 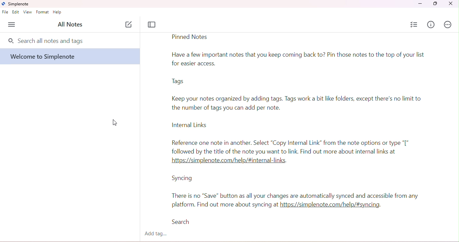 I want to click on file, so click(x=6, y=12).